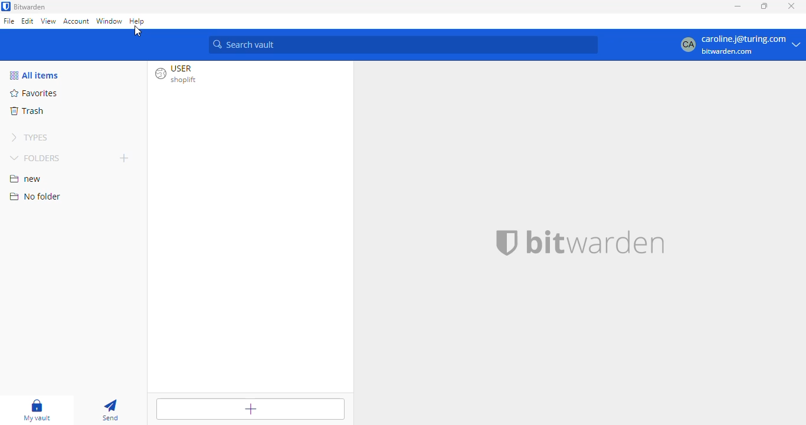  Describe the element at coordinates (37, 410) in the screenshot. I see `my vault` at that location.